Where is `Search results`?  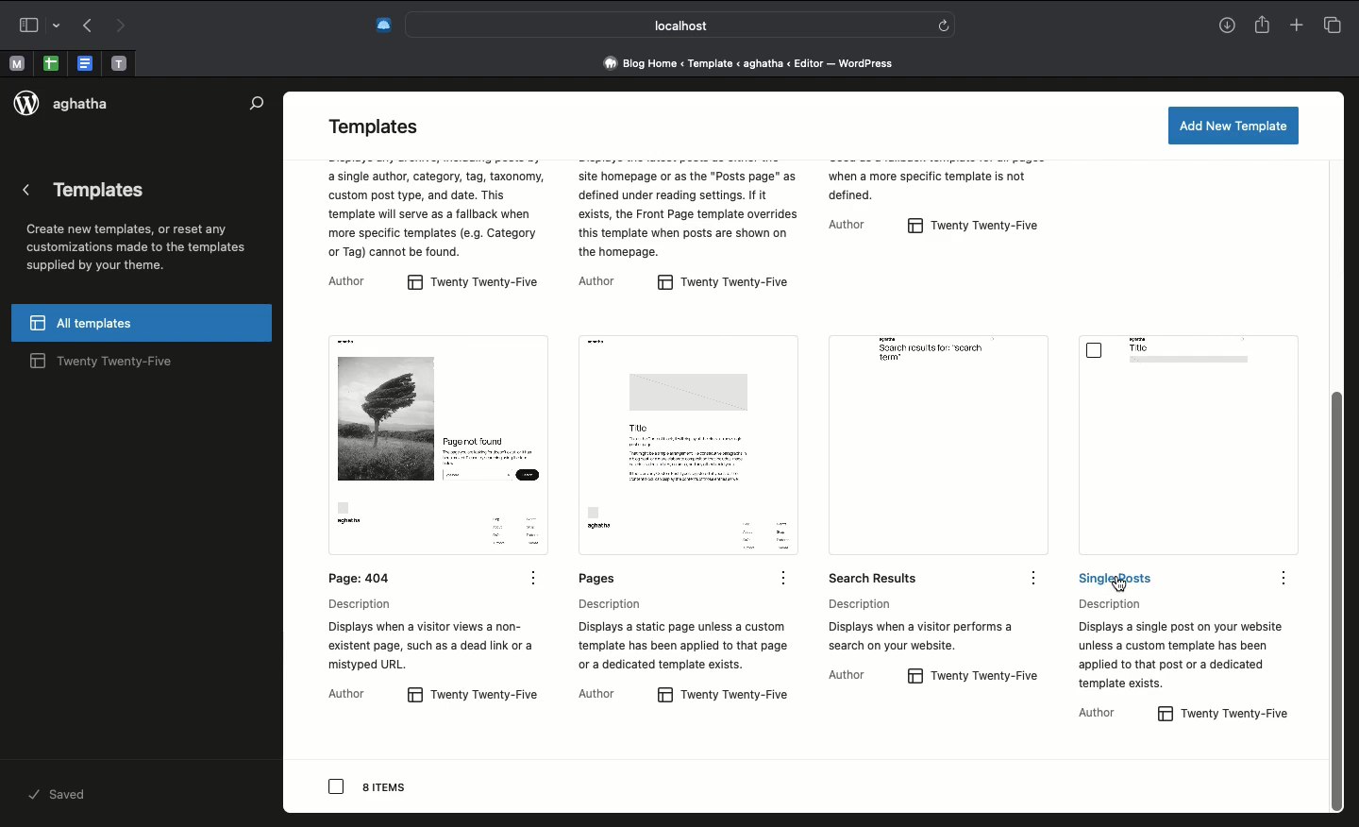 Search results is located at coordinates (933, 464).